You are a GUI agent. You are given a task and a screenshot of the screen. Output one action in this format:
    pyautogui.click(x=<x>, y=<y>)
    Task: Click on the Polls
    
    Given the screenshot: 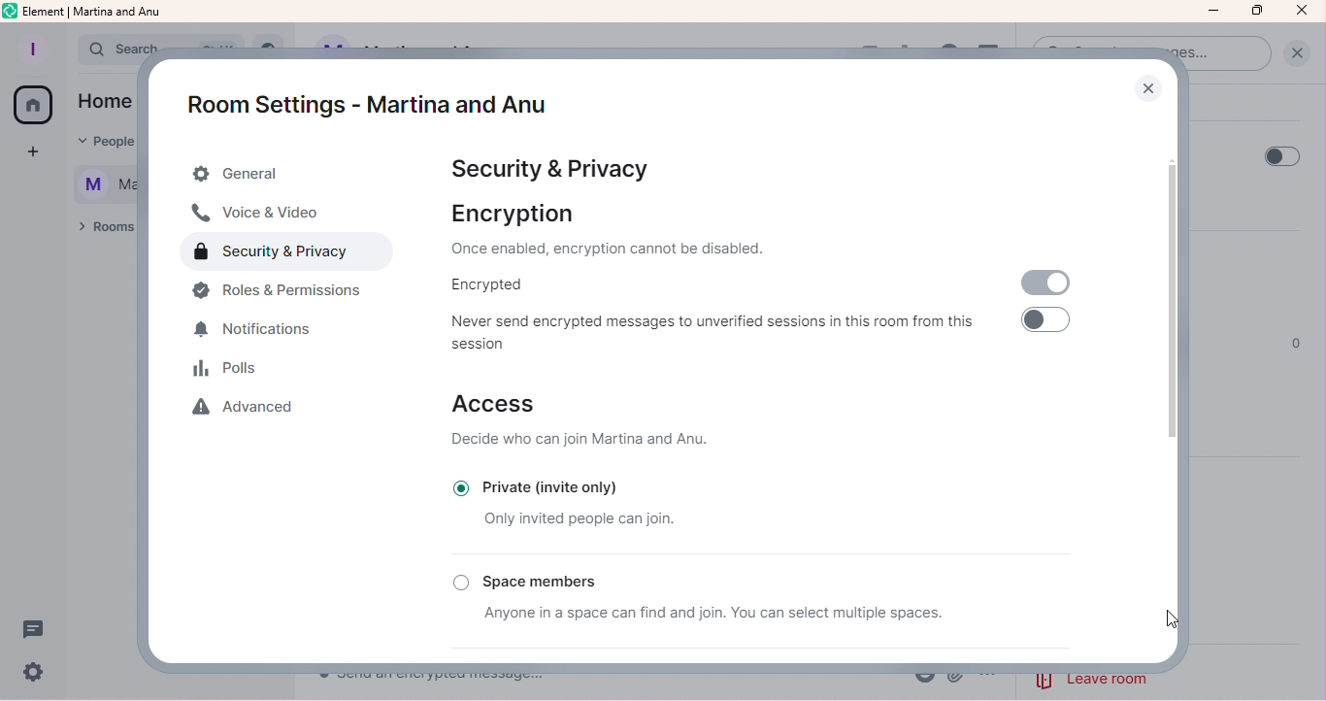 What is the action you would take?
    pyautogui.click(x=236, y=370)
    